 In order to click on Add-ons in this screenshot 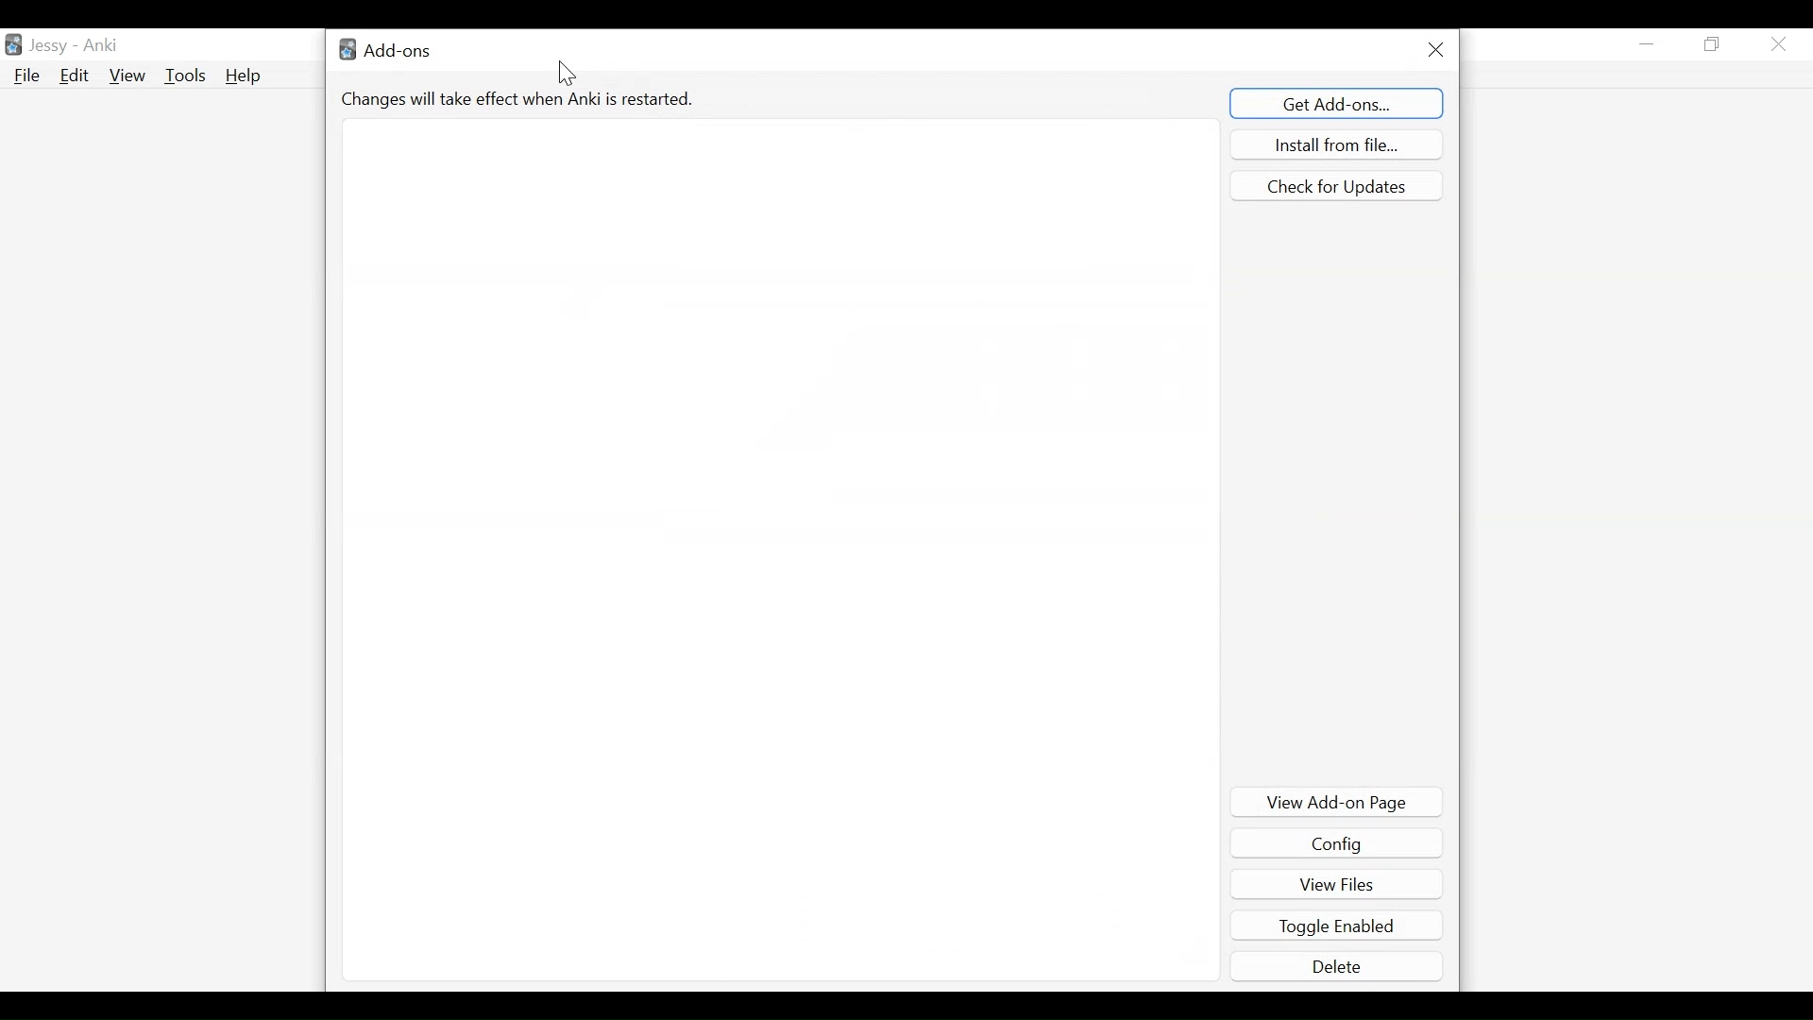, I will do `click(390, 48)`.